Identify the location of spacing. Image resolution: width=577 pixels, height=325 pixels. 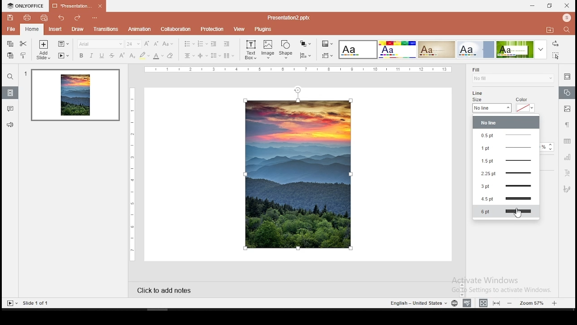
(216, 56).